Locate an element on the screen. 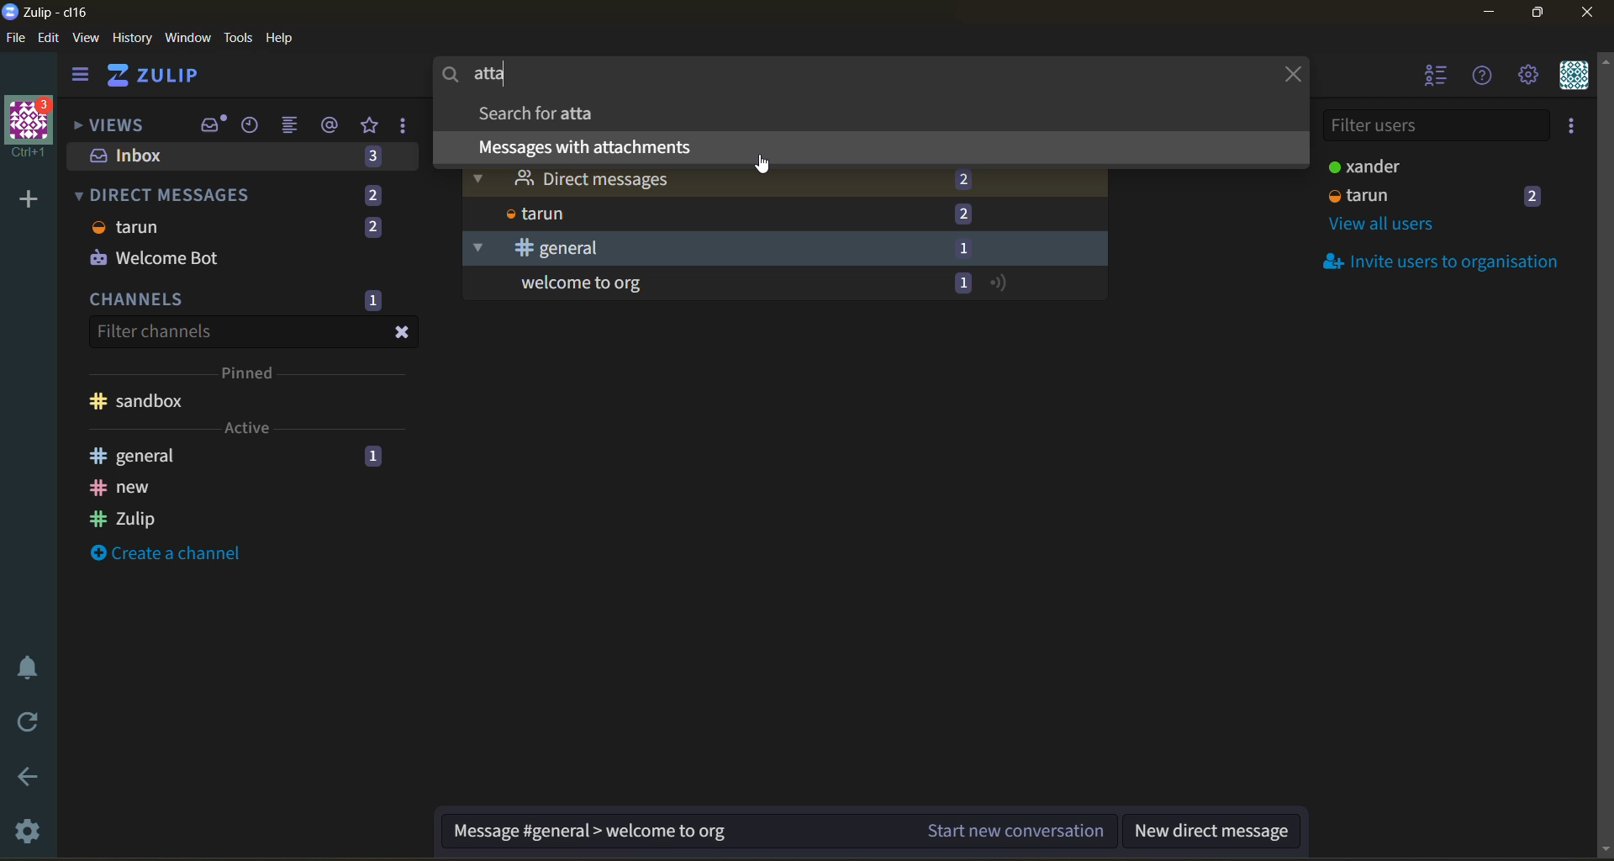 Image resolution: width=1614 pixels, height=861 pixels. create a channel is located at coordinates (165, 552).